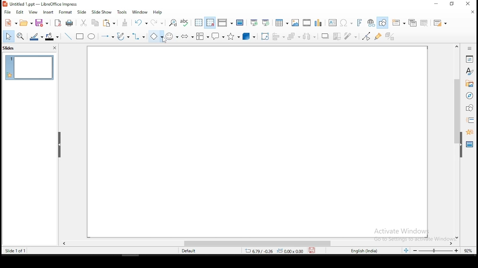  I want to click on acrobat as pdf, so click(58, 23).